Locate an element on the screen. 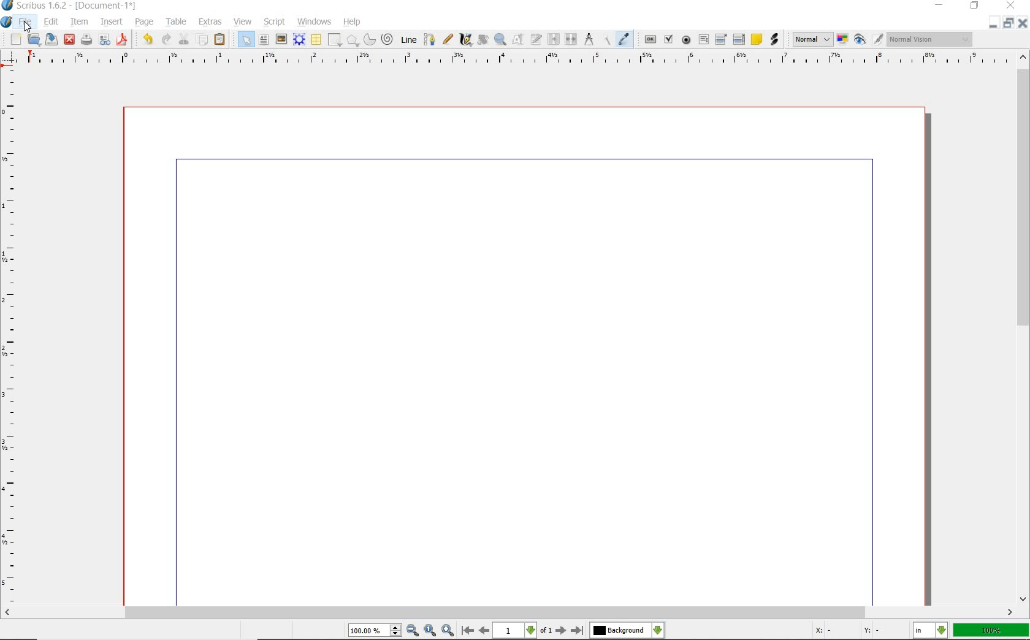 The height and width of the screenshot is (640, 1030). save as pdf is located at coordinates (123, 40).